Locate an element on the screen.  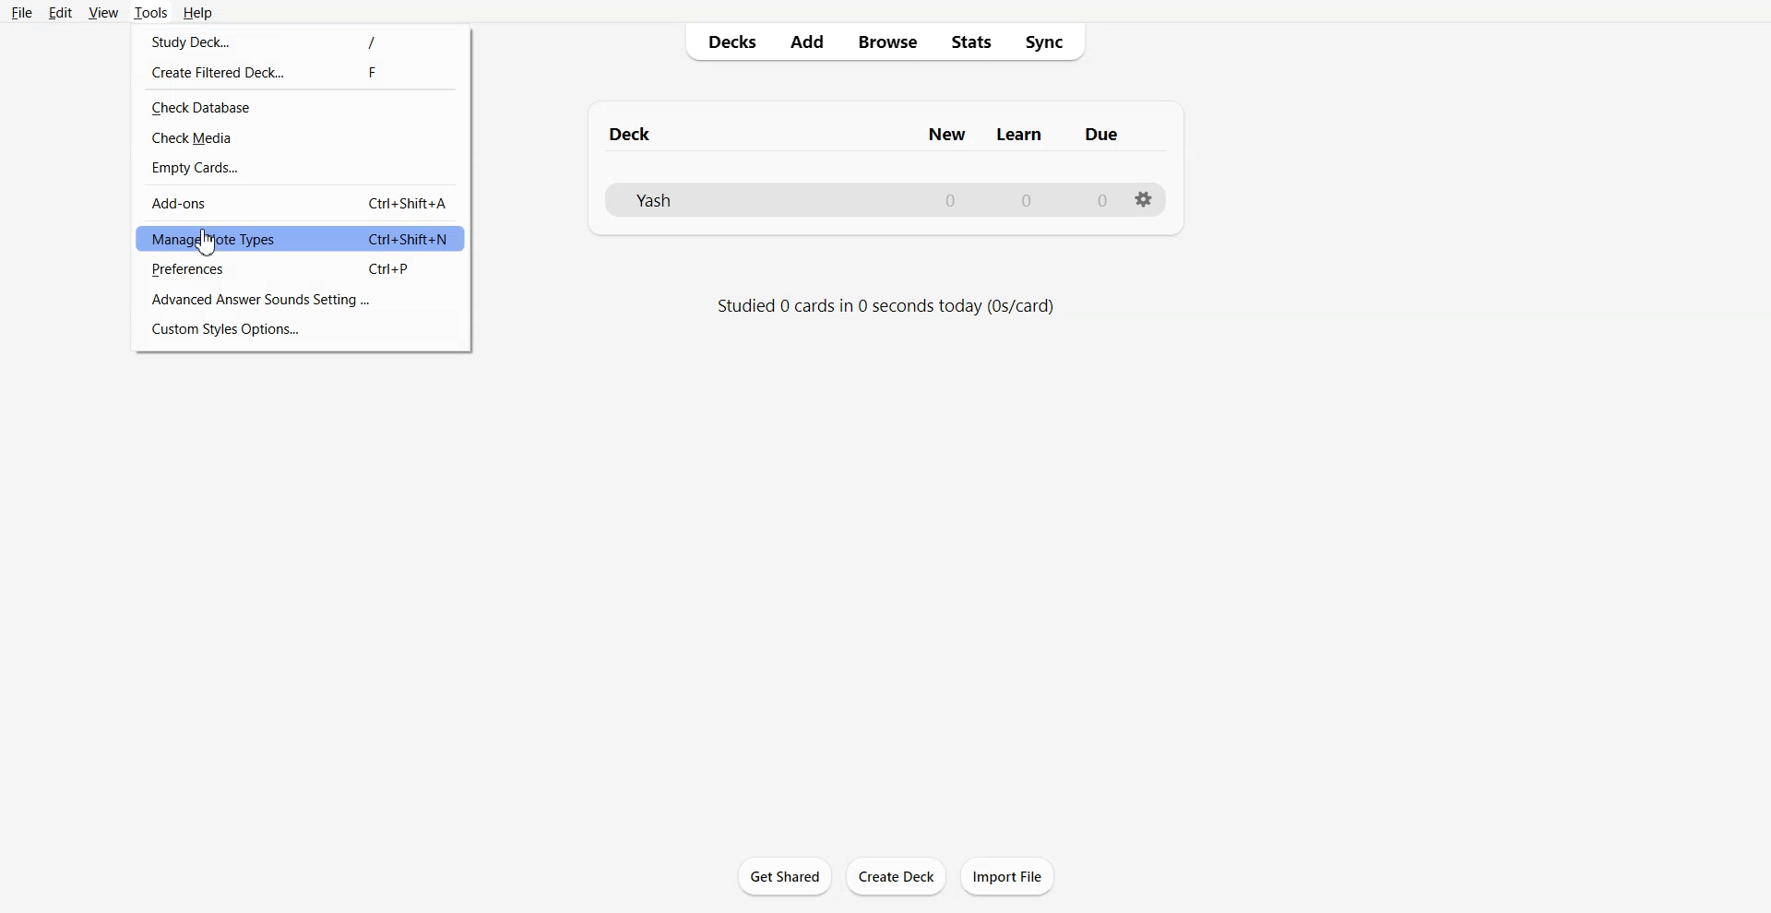
Custom Styles Options is located at coordinates (295, 327).